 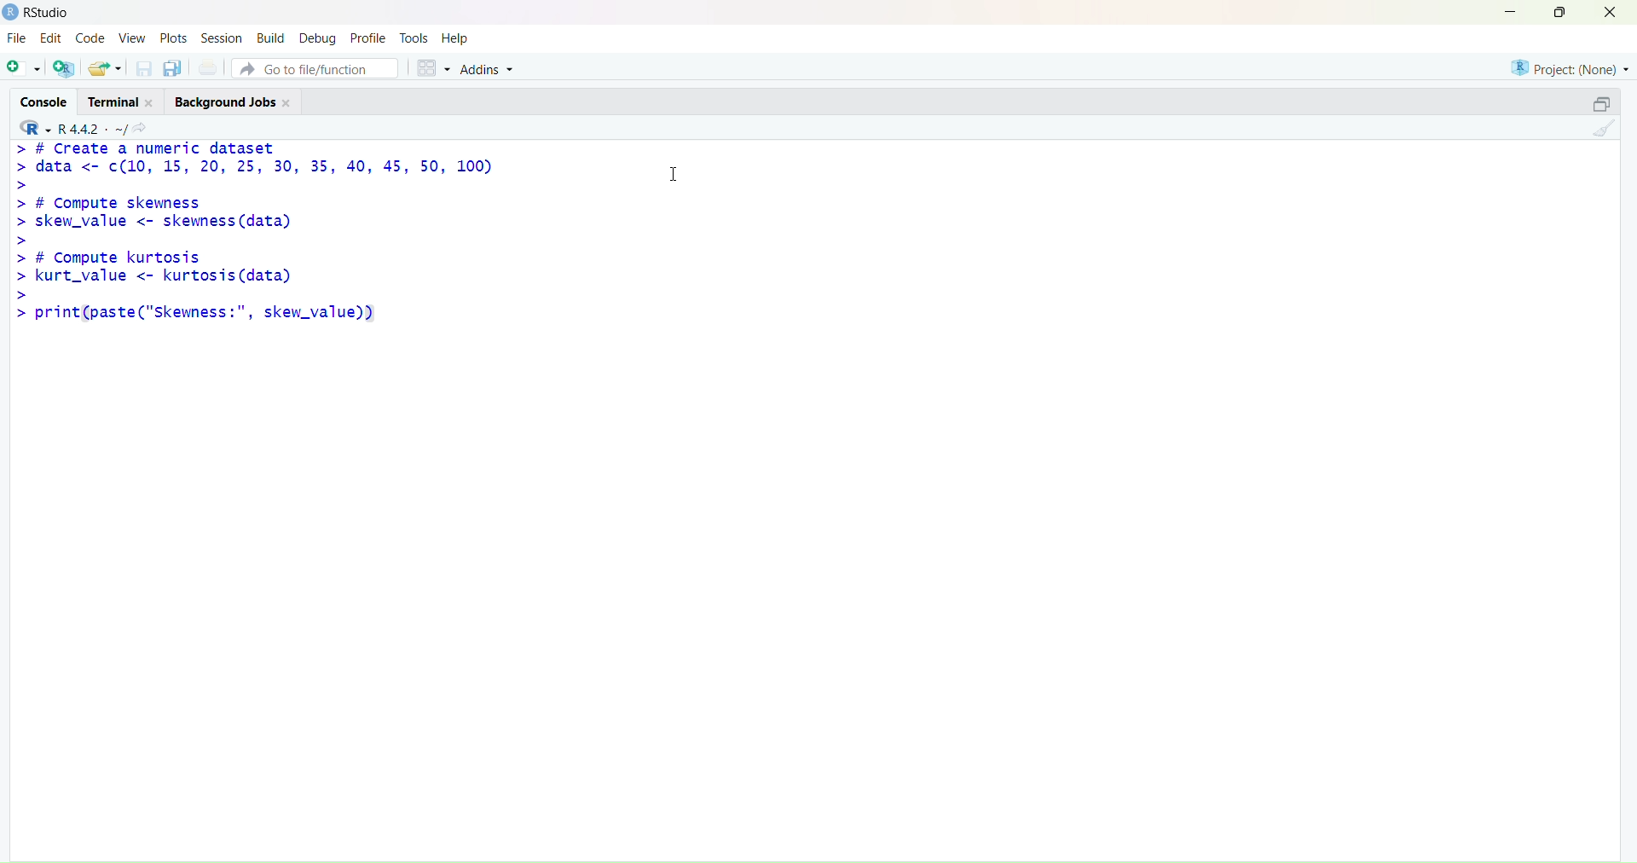 I want to click on Background Jobs, so click(x=236, y=101).